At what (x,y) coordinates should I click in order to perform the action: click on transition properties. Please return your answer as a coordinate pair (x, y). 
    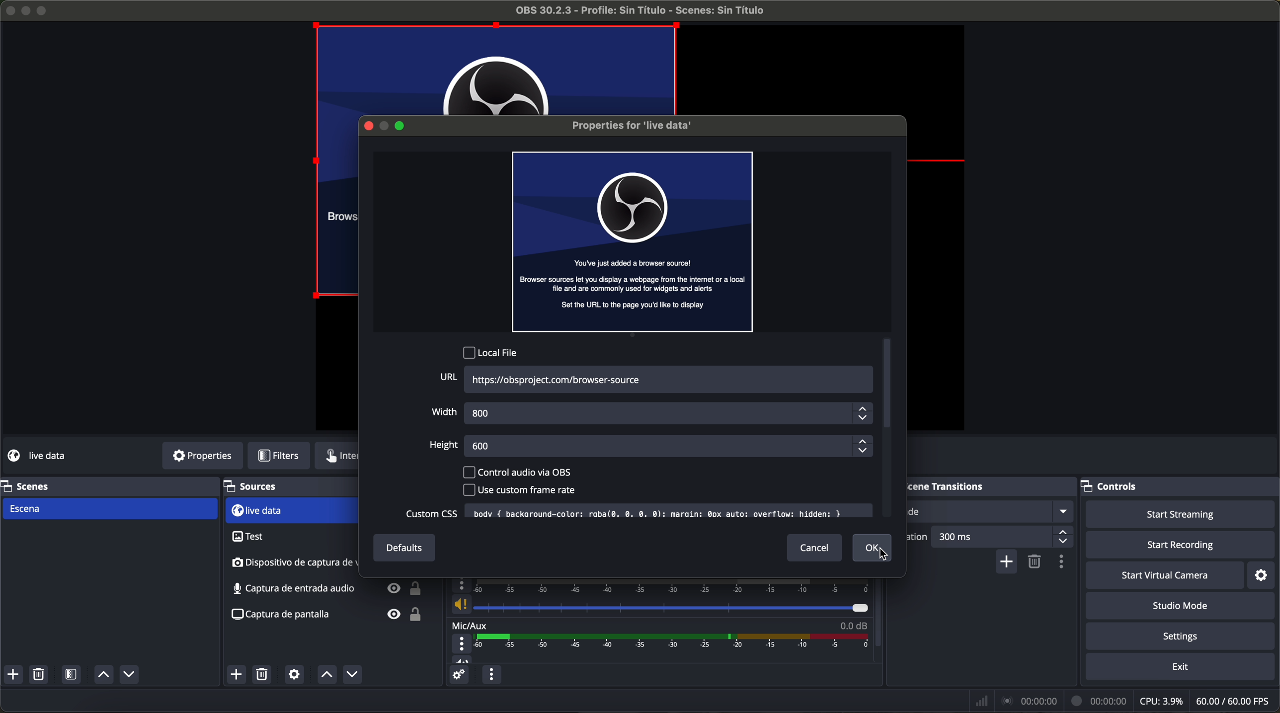
    Looking at the image, I should click on (1063, 563).